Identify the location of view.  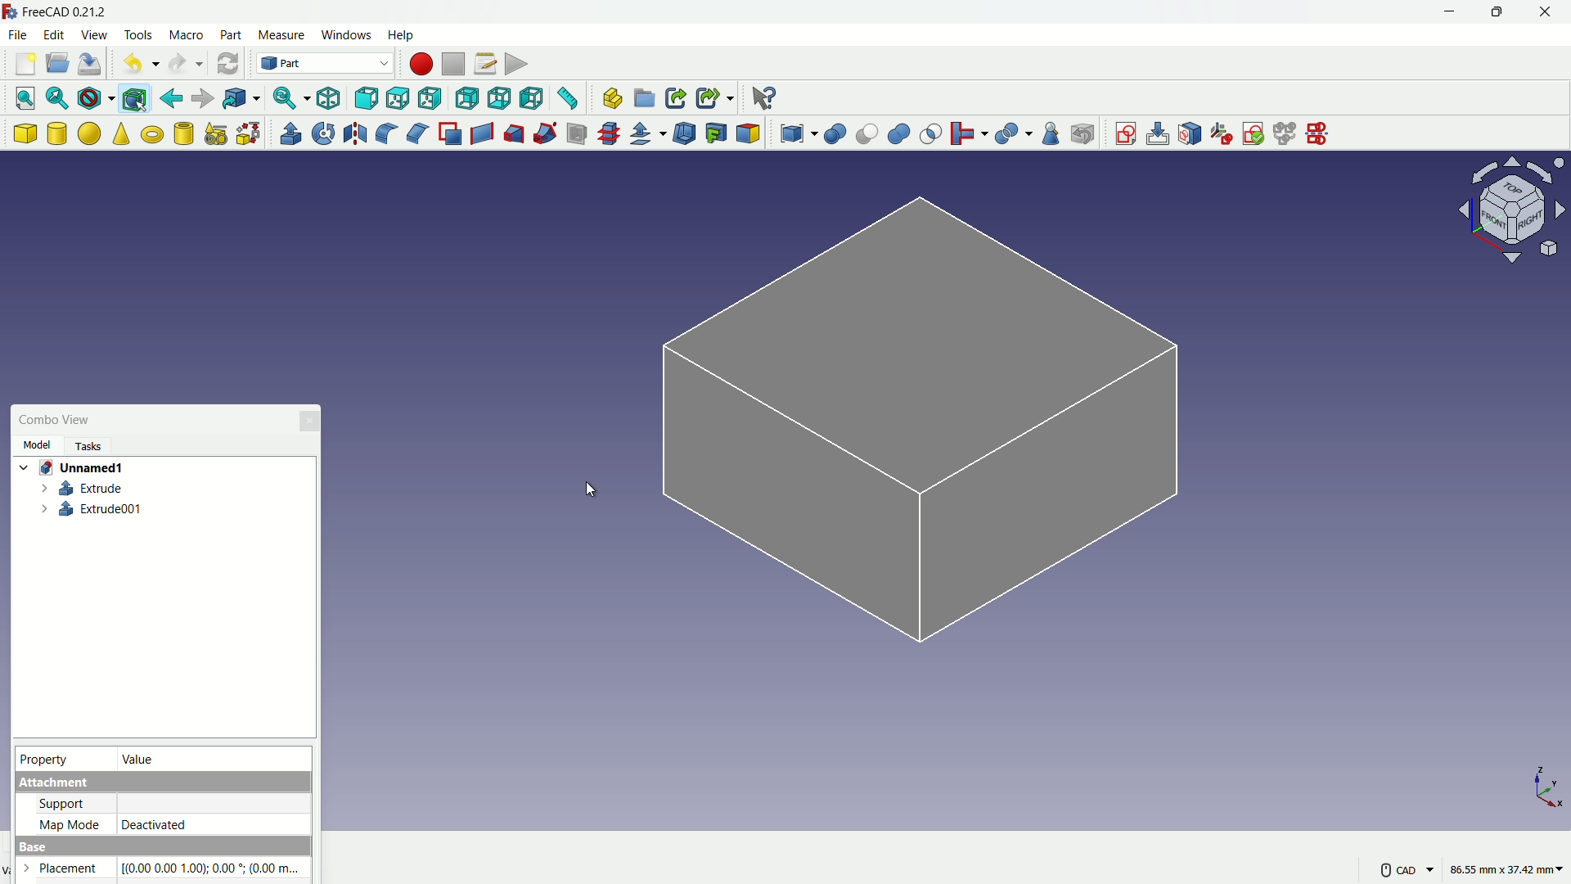
(93, 33).